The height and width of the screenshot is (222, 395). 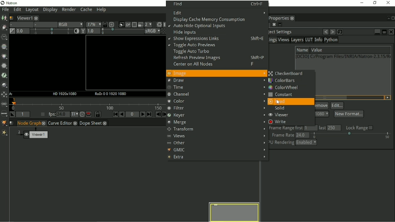 What do you see at coordinates (63, 94) in the screenshot?
I see `HD` at bounding box center [63, 94].